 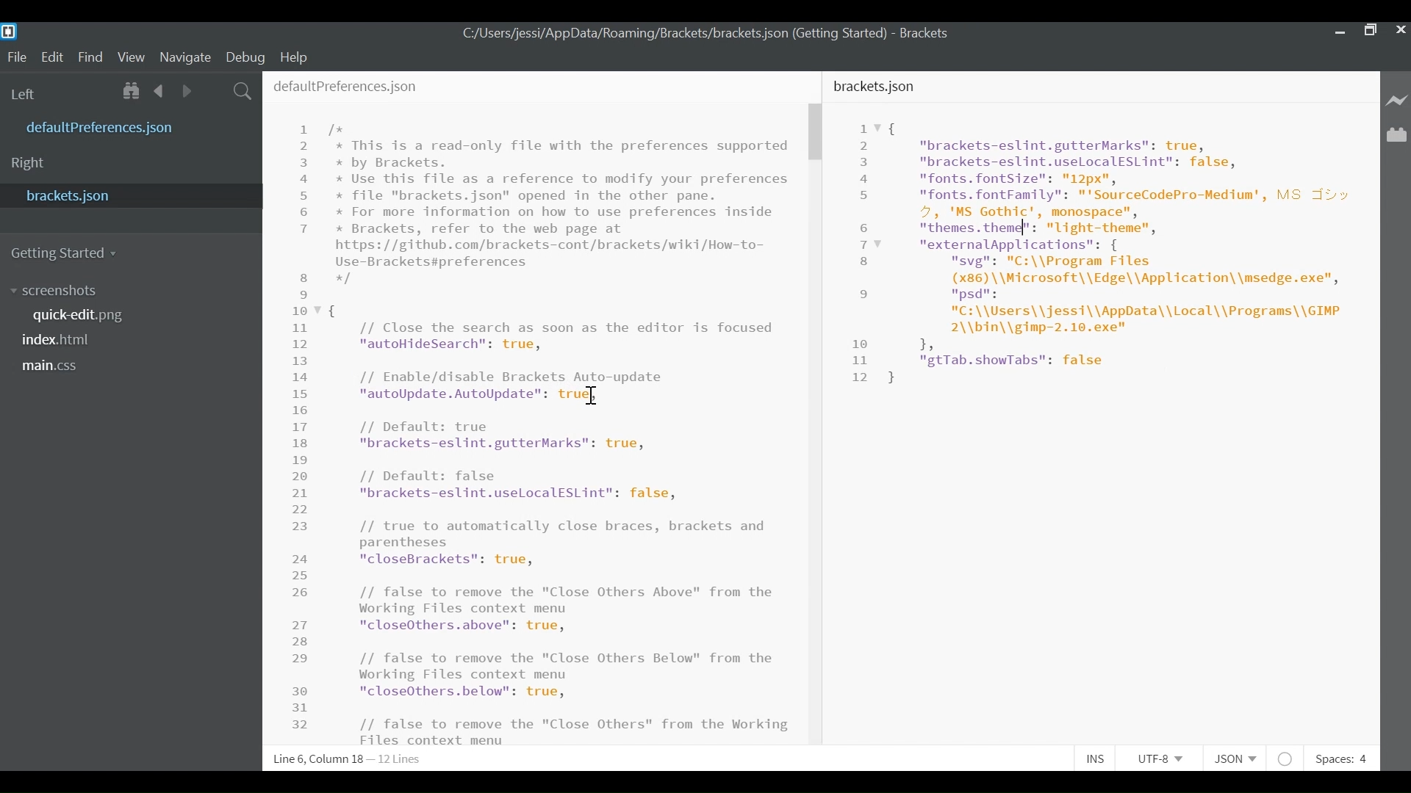 I want to click on Navigate back, so click(x=160, y=90).